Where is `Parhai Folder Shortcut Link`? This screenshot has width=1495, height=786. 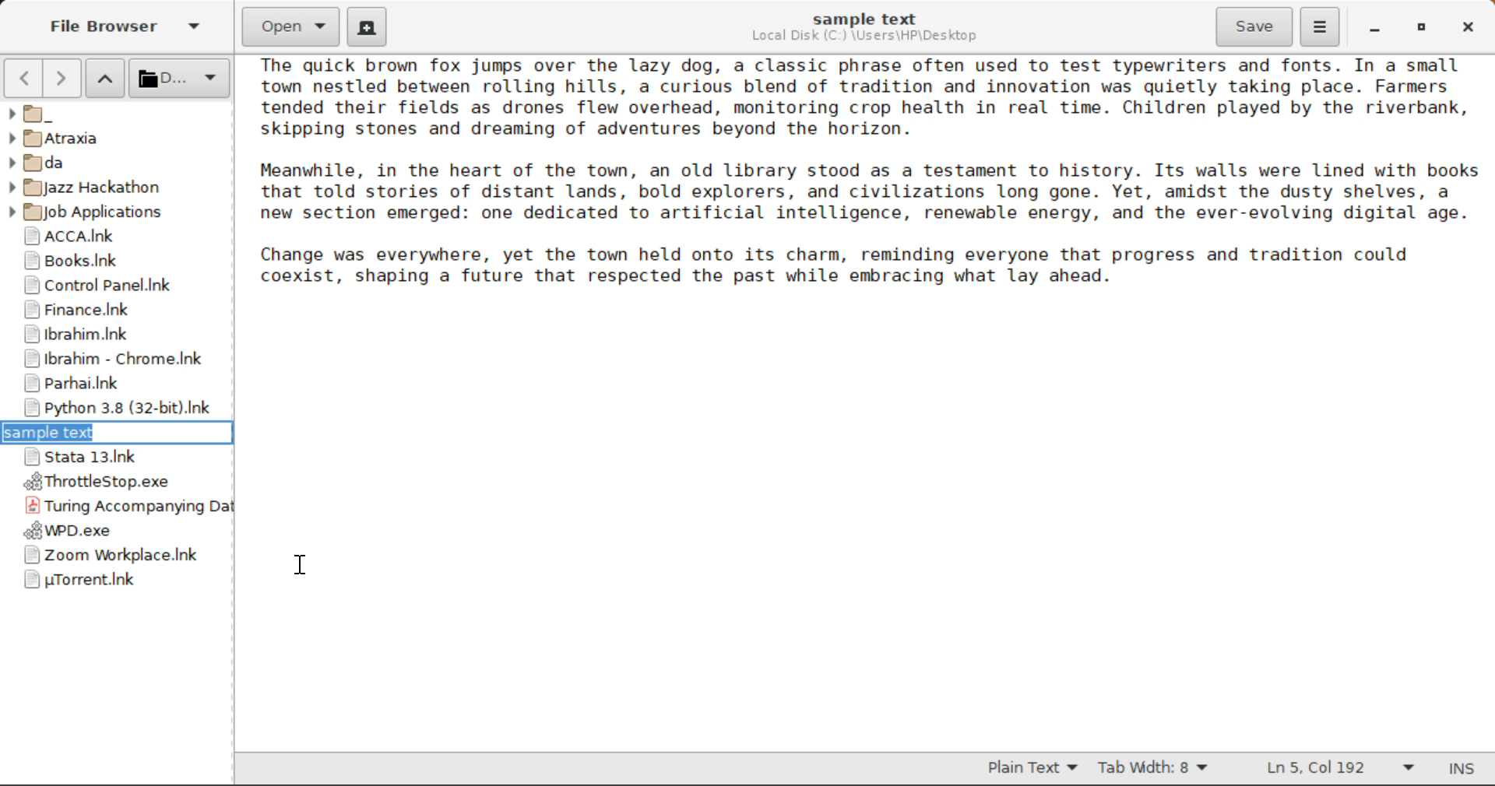 Parhai Folder Shortcut Link is located at coordinates (112, 384).